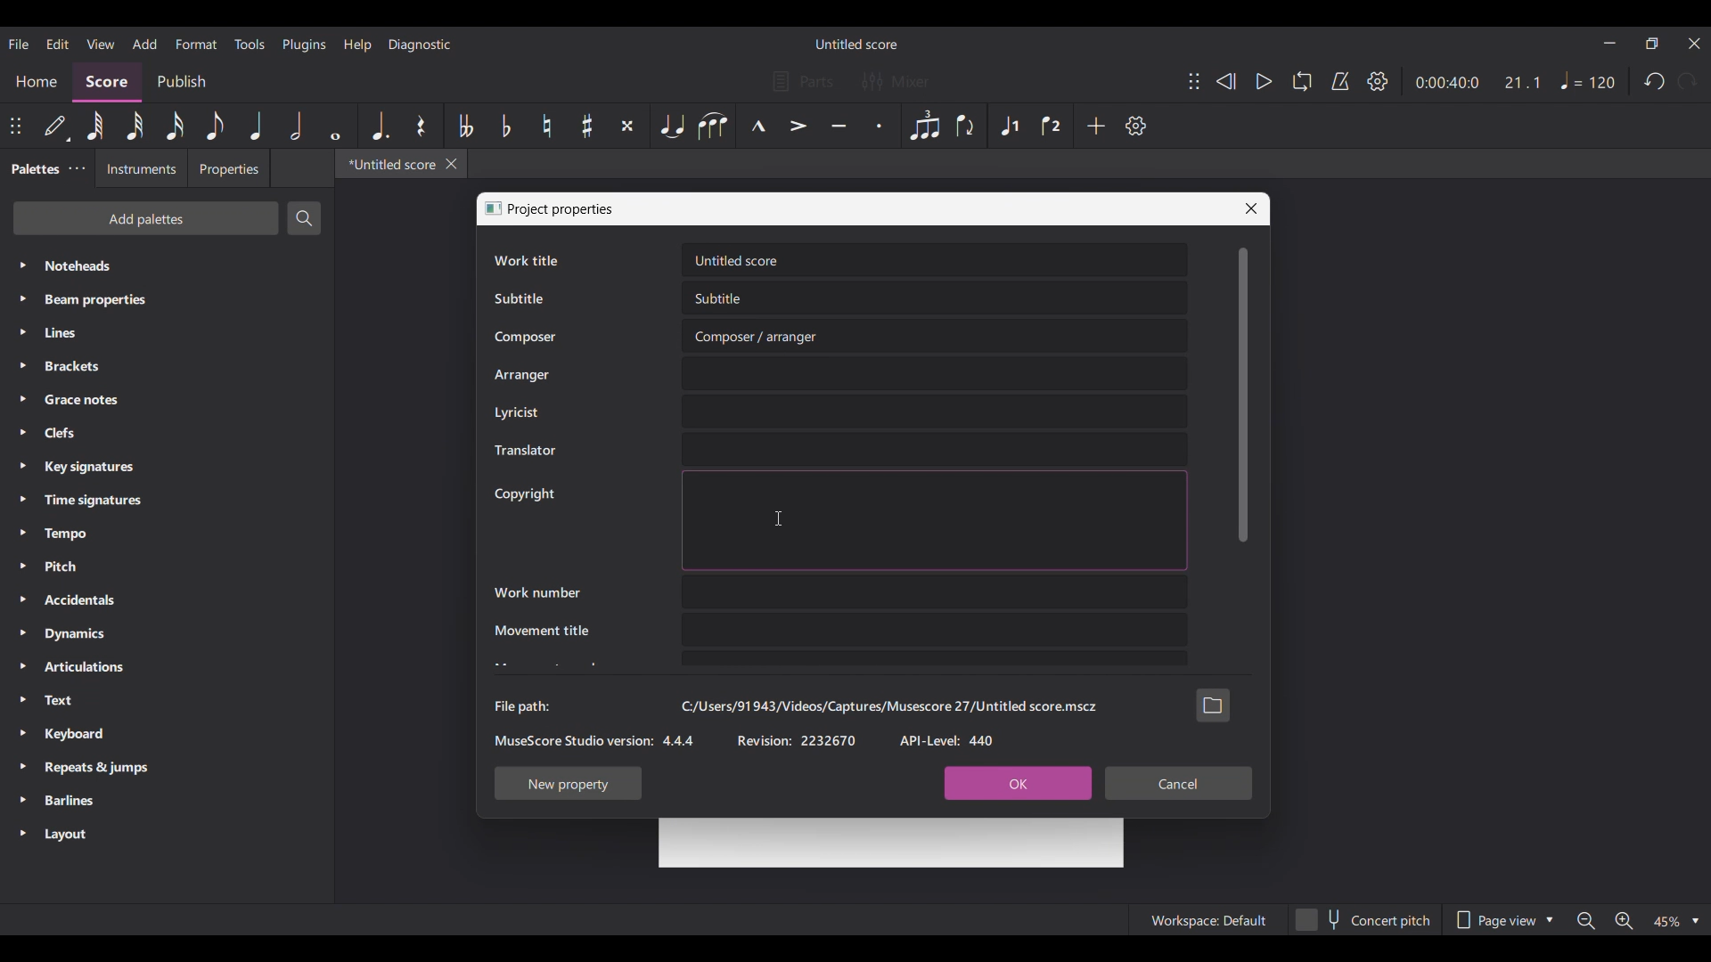 This screenshot has height=962, width=1711. What do you see at coordinates (1213, 705) in the screenshot?
I see `Browse` at bounding box center [1213, 705].